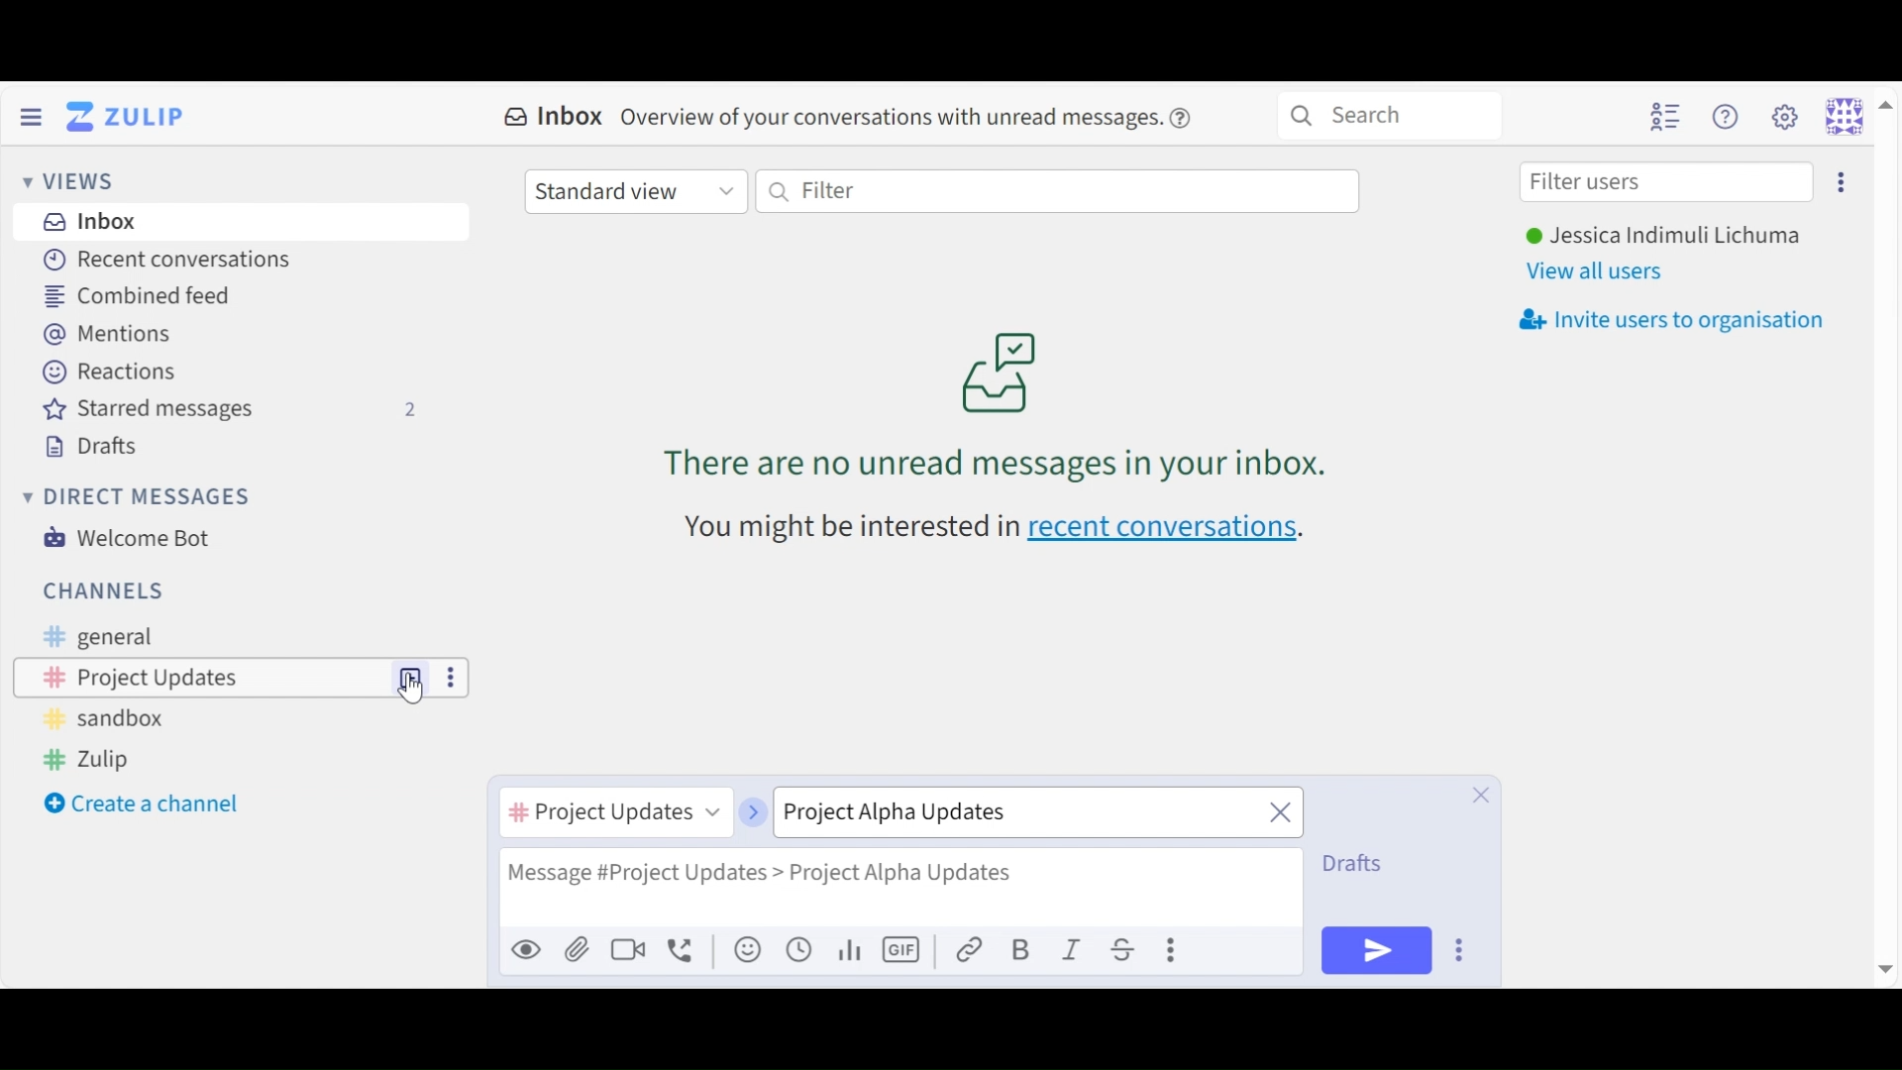 This screenshot has height=1070, width=1902. What do you see at coordinates (1166, 529) in the screenshot?
I see `recent conversations` at bounding box center [1166, 529].